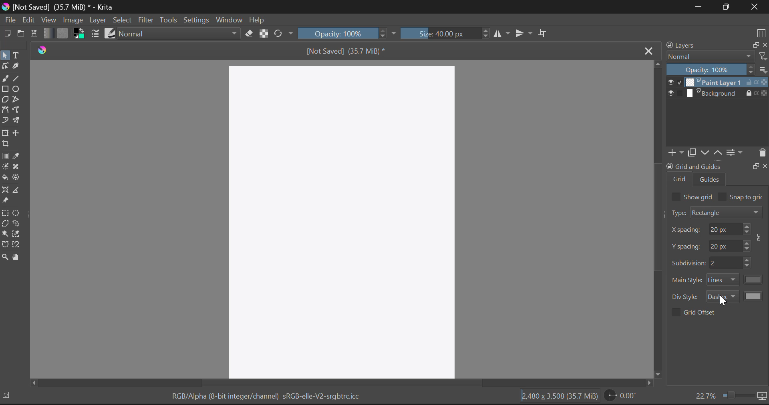 The image size is (769, 405). I want to click on , so click(755, 165).